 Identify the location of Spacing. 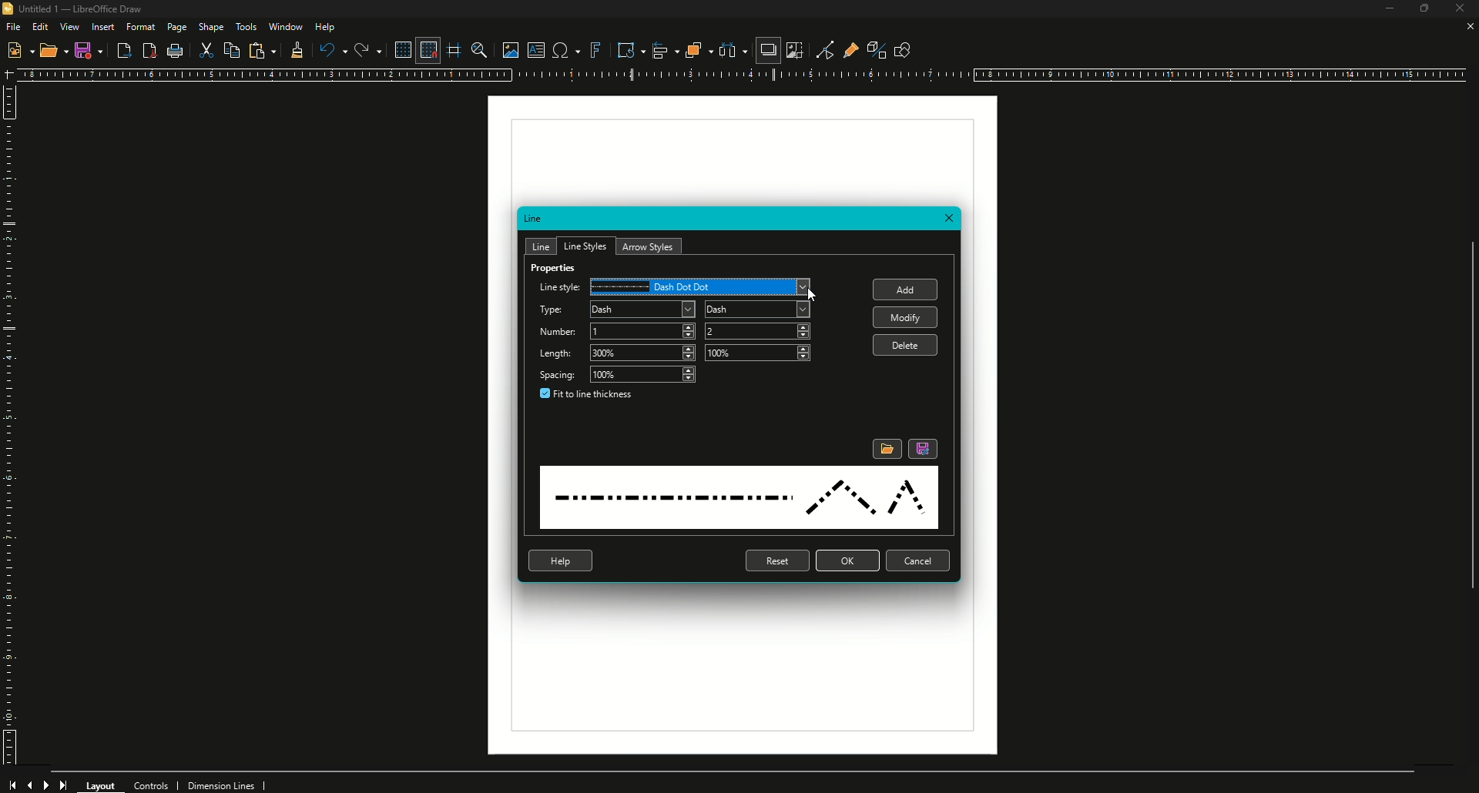
(558, 374).